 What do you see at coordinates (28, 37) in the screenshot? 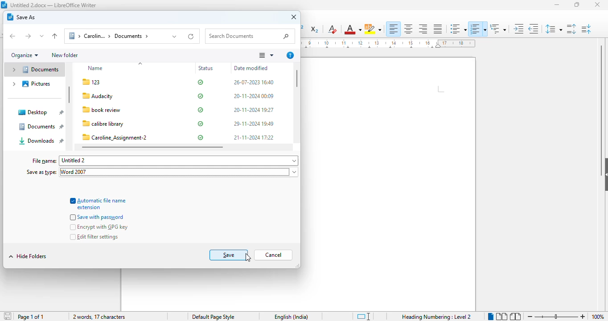
I see `forward` at bounding box center [28, 37].